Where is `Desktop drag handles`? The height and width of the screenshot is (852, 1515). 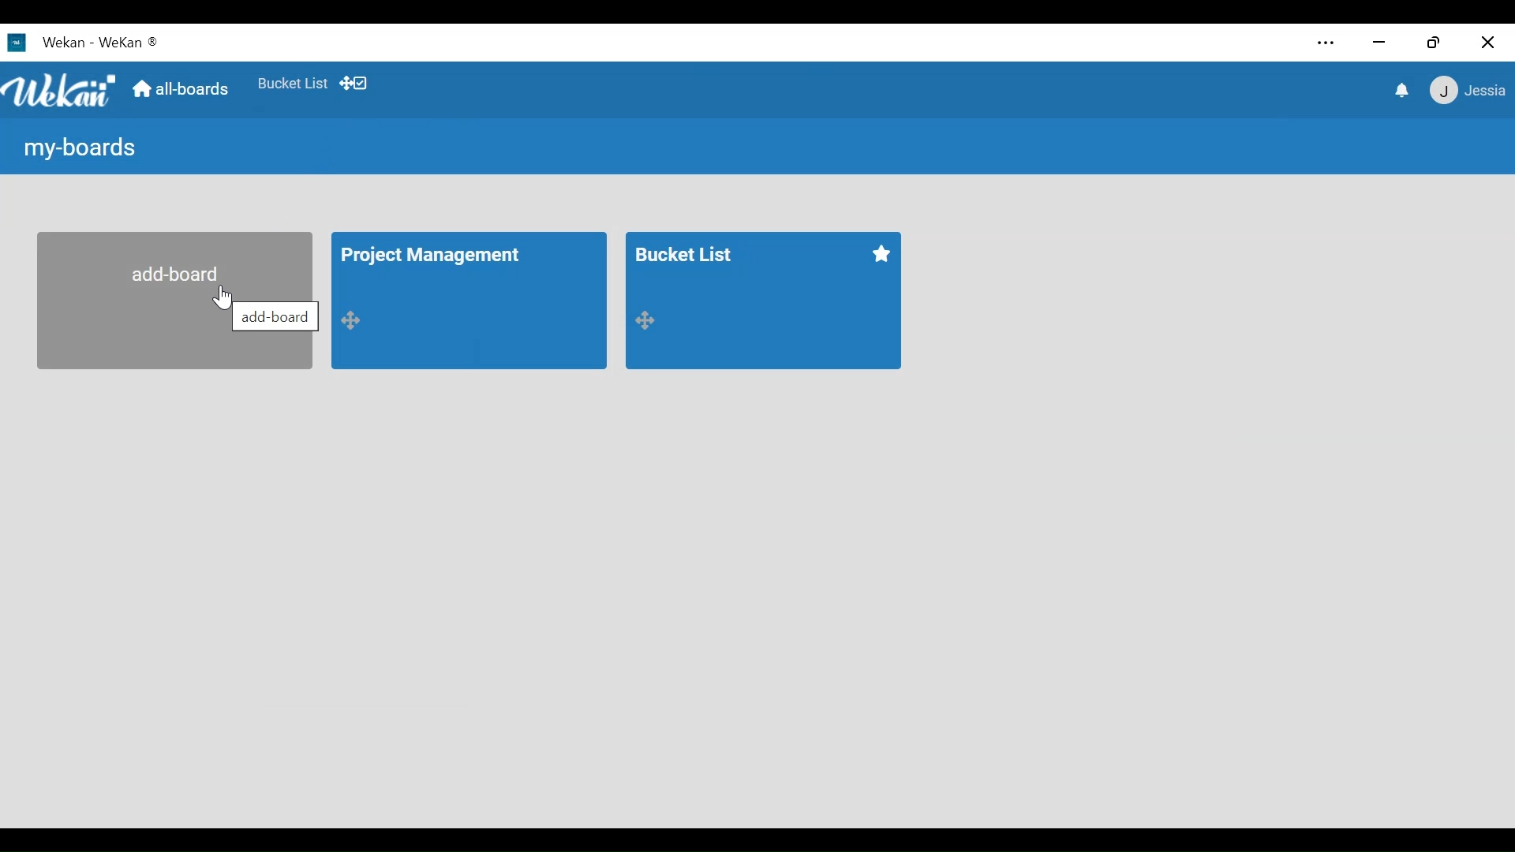
Desktop drag handles is located at coordinates (353, 83).